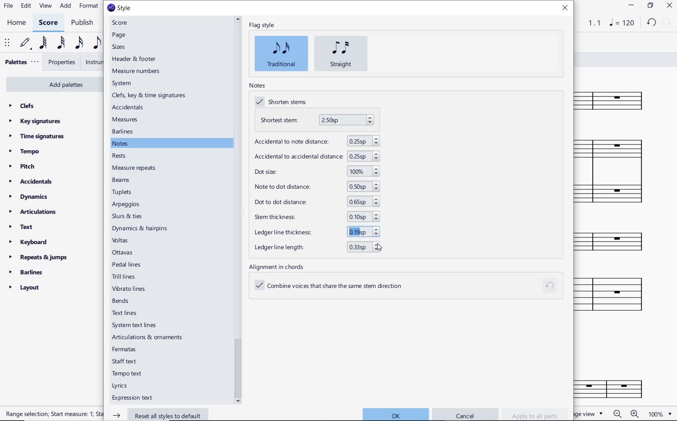  Describe the element at coordinates (25, 288) in the screenshot. I see `layout` at that location.